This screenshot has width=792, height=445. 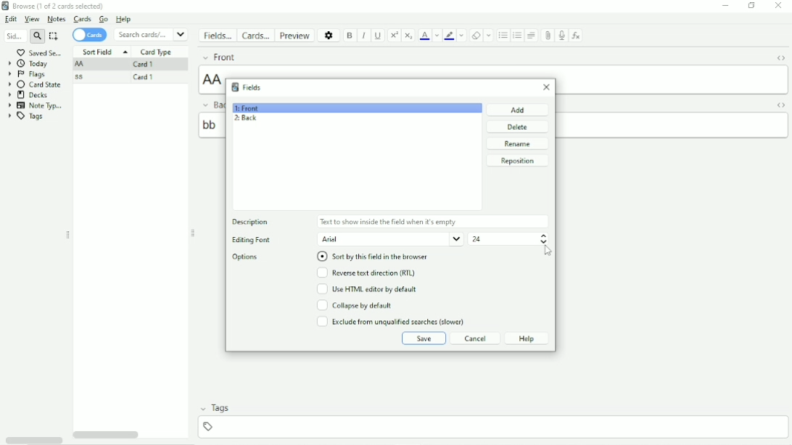 What do you see at coordinates (83, 77) in the screenshot?
I see `ss` at bounding box center [83, 77].